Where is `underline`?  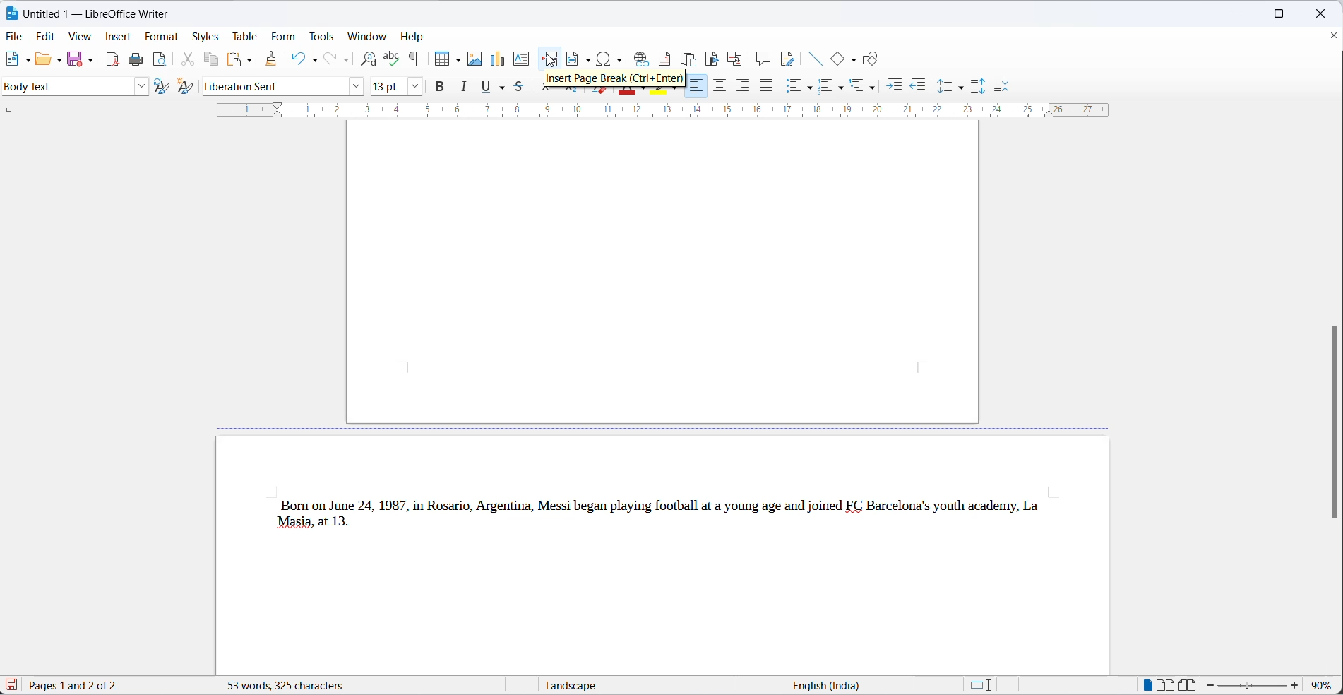 underline is located at coordinates (487, 88).